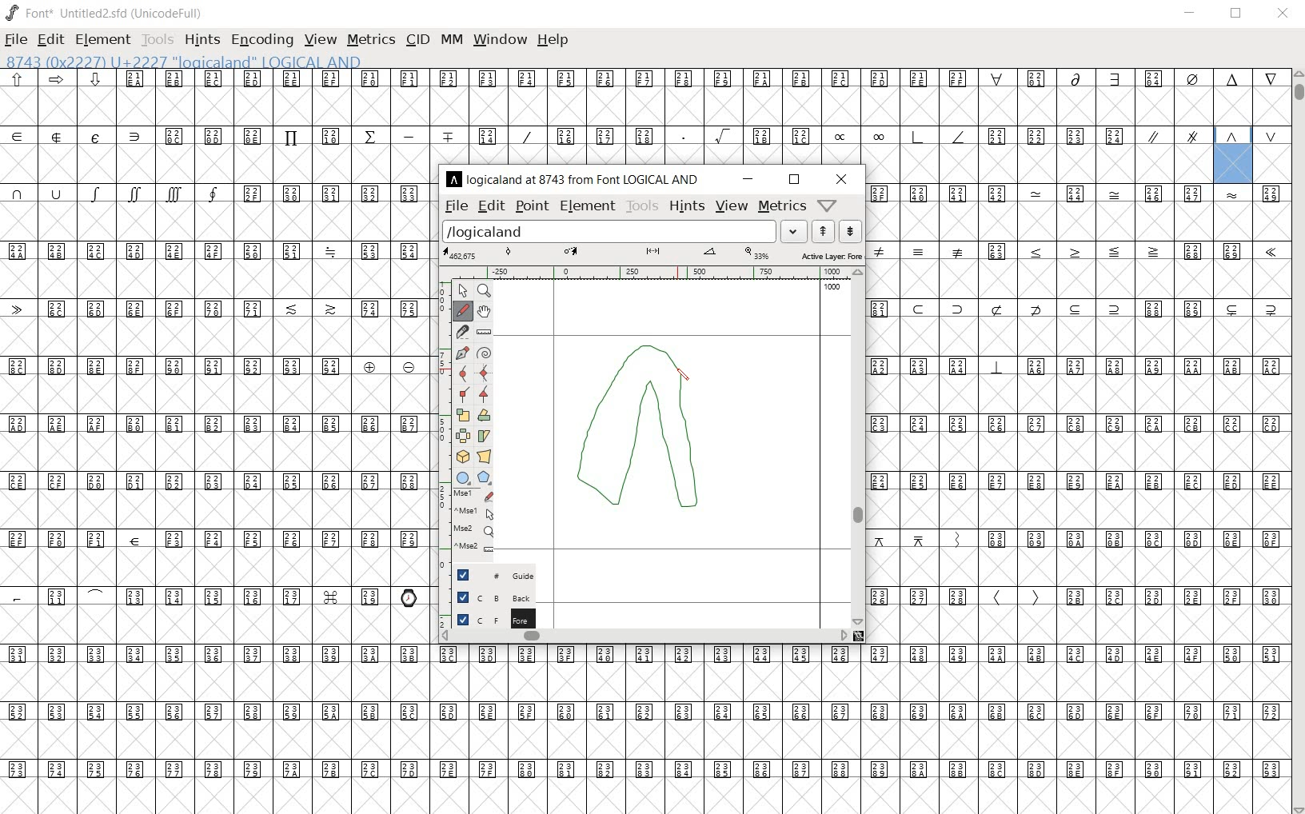 The image size is (1305, 814). Describe the element at coordinates (649, 273) in the screenshot. I see `ruler` at that location.